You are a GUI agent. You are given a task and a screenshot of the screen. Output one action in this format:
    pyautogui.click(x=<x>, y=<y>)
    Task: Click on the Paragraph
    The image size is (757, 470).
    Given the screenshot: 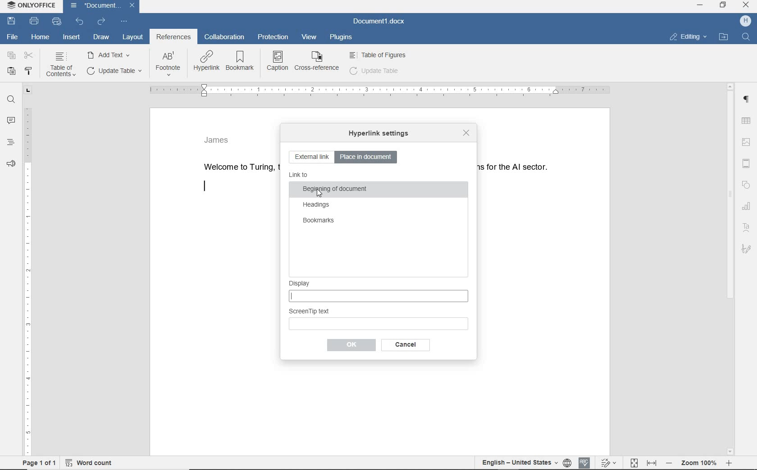 What is the action you would take?
    pyautogui.click(x=748, y=99)
    